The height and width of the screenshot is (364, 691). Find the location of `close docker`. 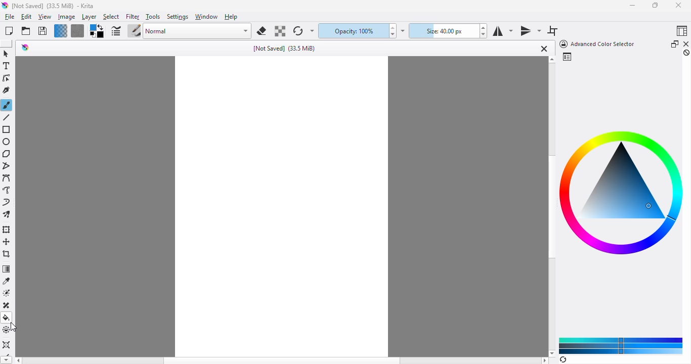

close docker is located at coordinates (686, 43).